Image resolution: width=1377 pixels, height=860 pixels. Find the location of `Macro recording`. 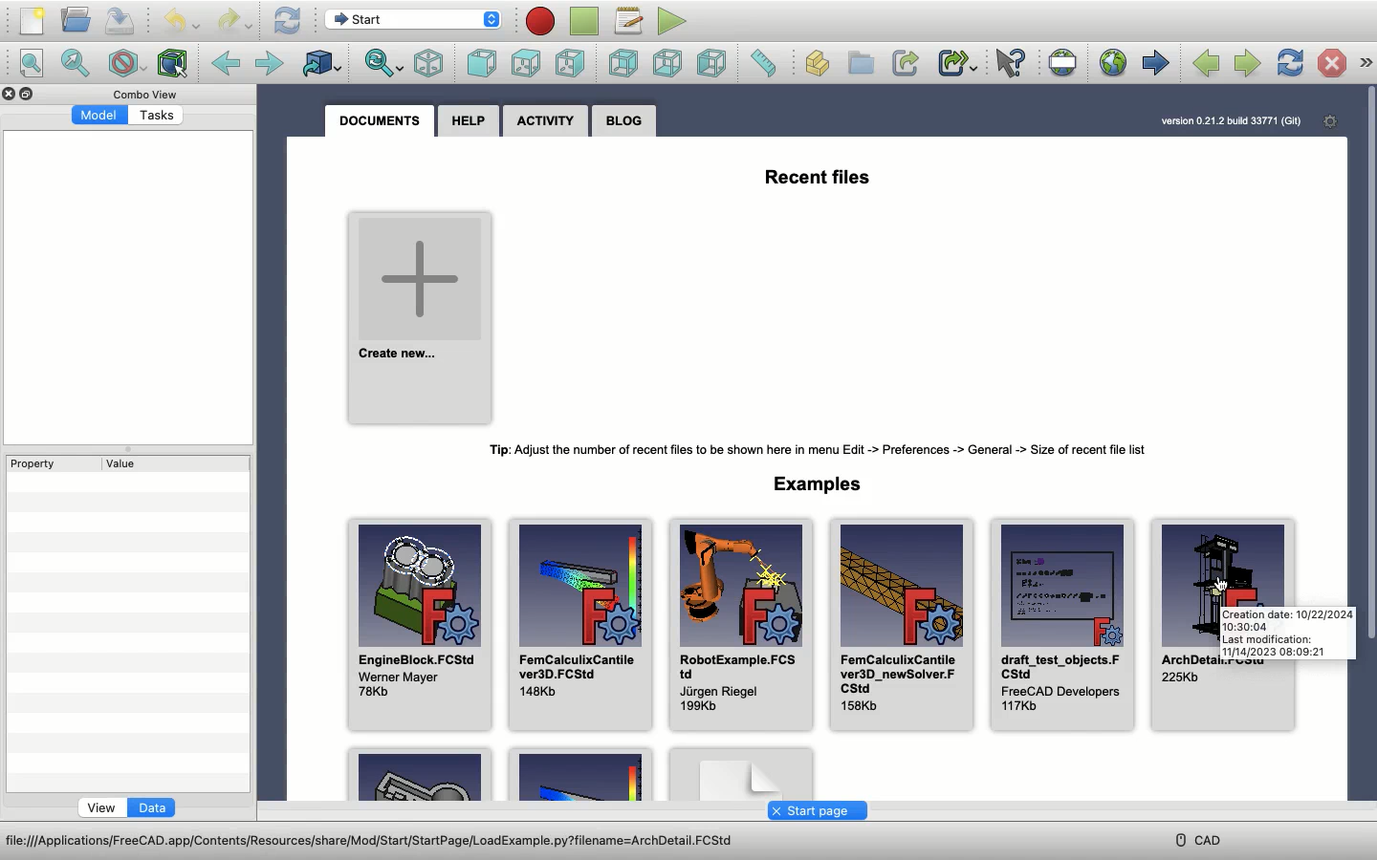

Macro recording is located at coordinates (539, 21).